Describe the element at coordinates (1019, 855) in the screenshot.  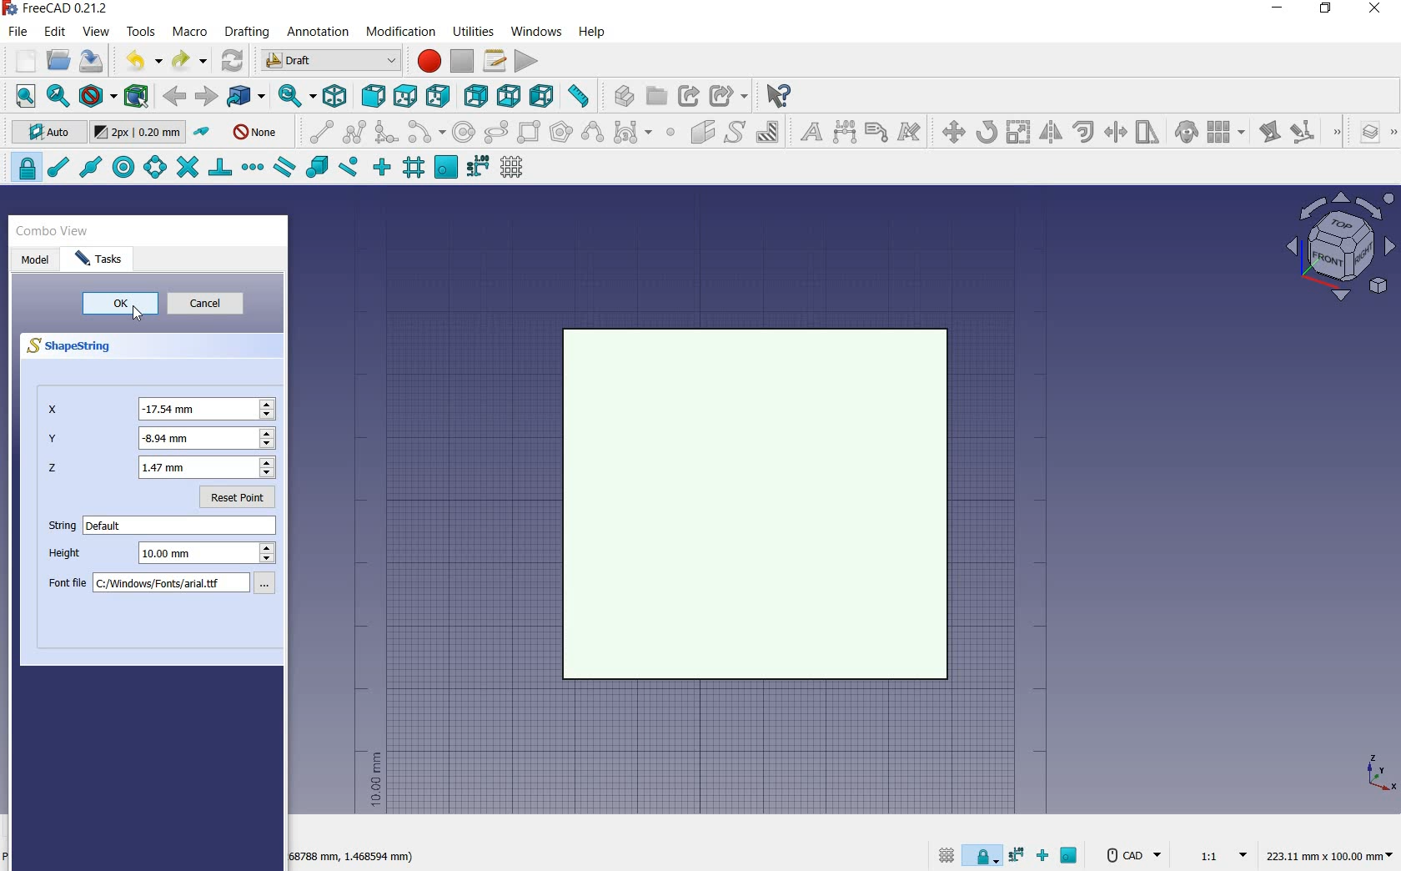
I see `snapdimensions` at that location.